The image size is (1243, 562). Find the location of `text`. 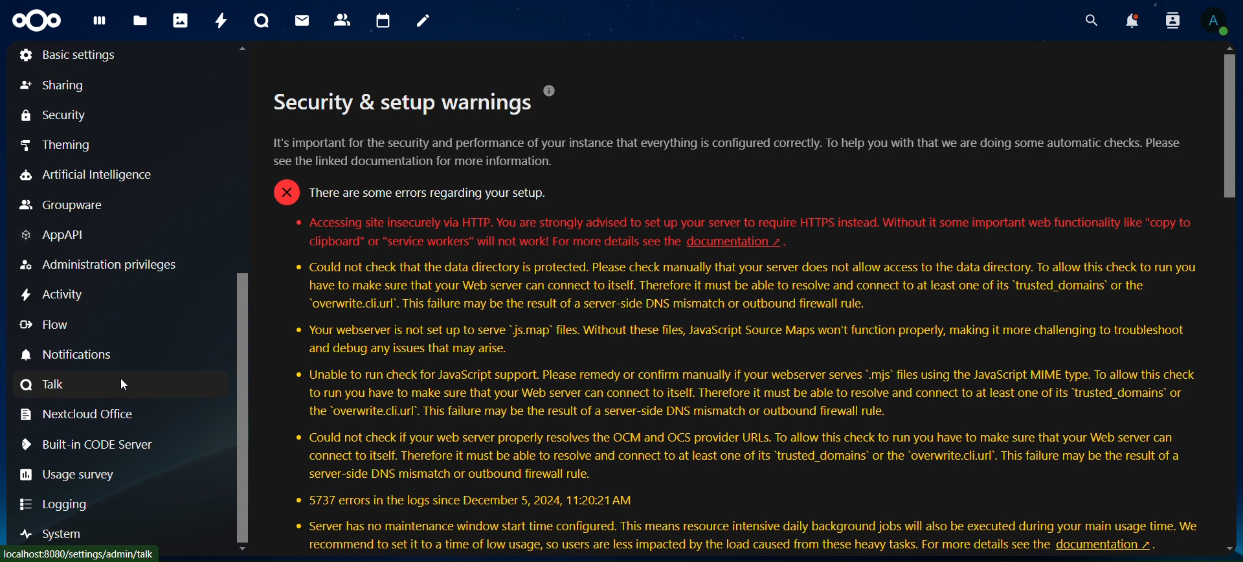

text is located at coordinates (551, 546).